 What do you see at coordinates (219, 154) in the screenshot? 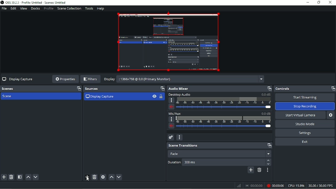
I see `Fade` at bounding box center [219, 154].